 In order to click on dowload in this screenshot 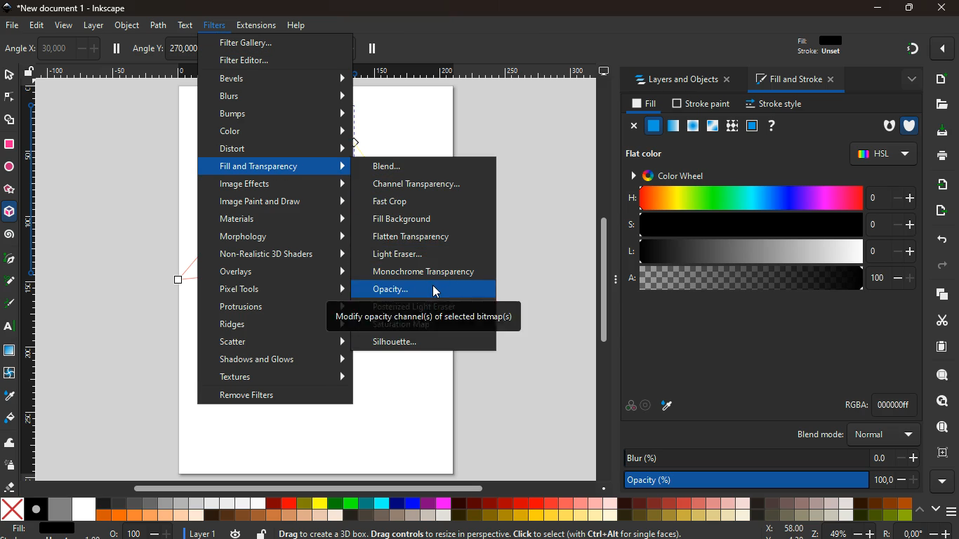, I will do `click(939, 131)`.